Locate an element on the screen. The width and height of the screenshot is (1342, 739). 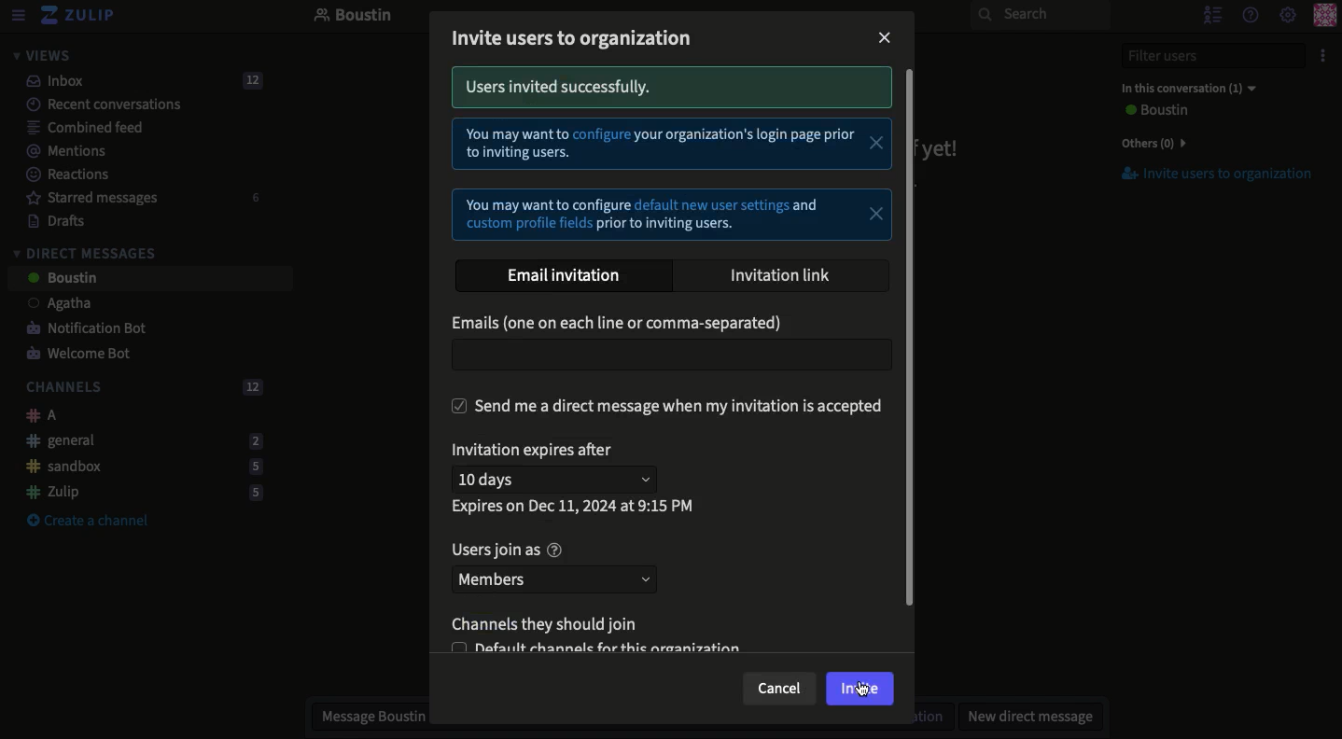
Channels they should join is located at coordinates (552, 624).